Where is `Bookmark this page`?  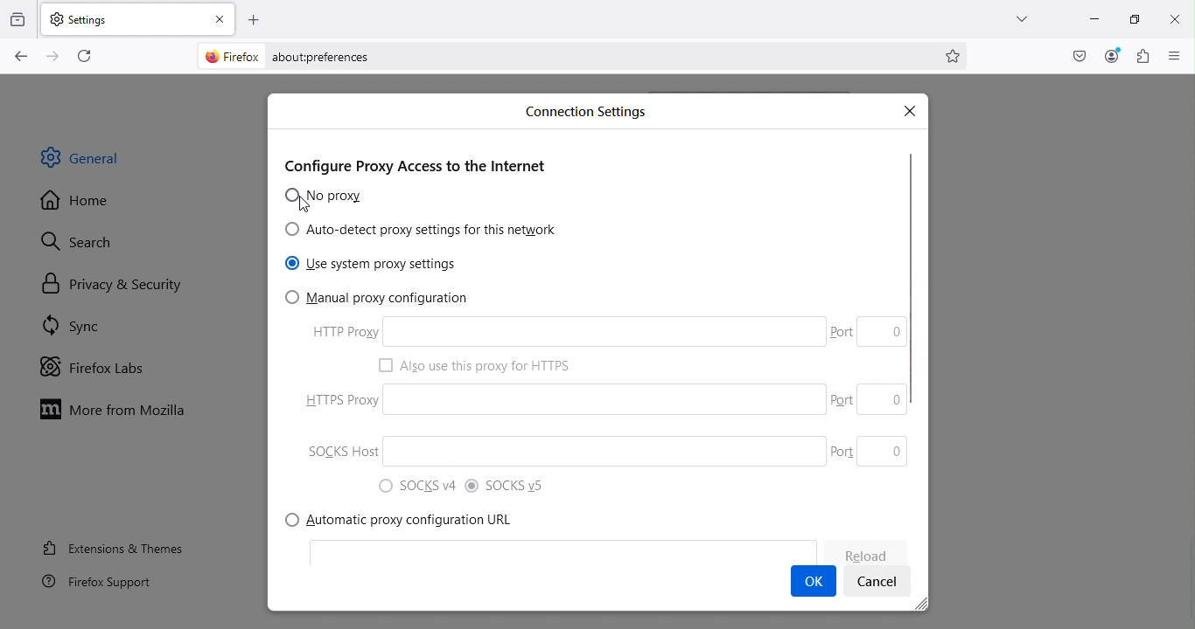
Bookmark this page is located at coordinates (956, 58).